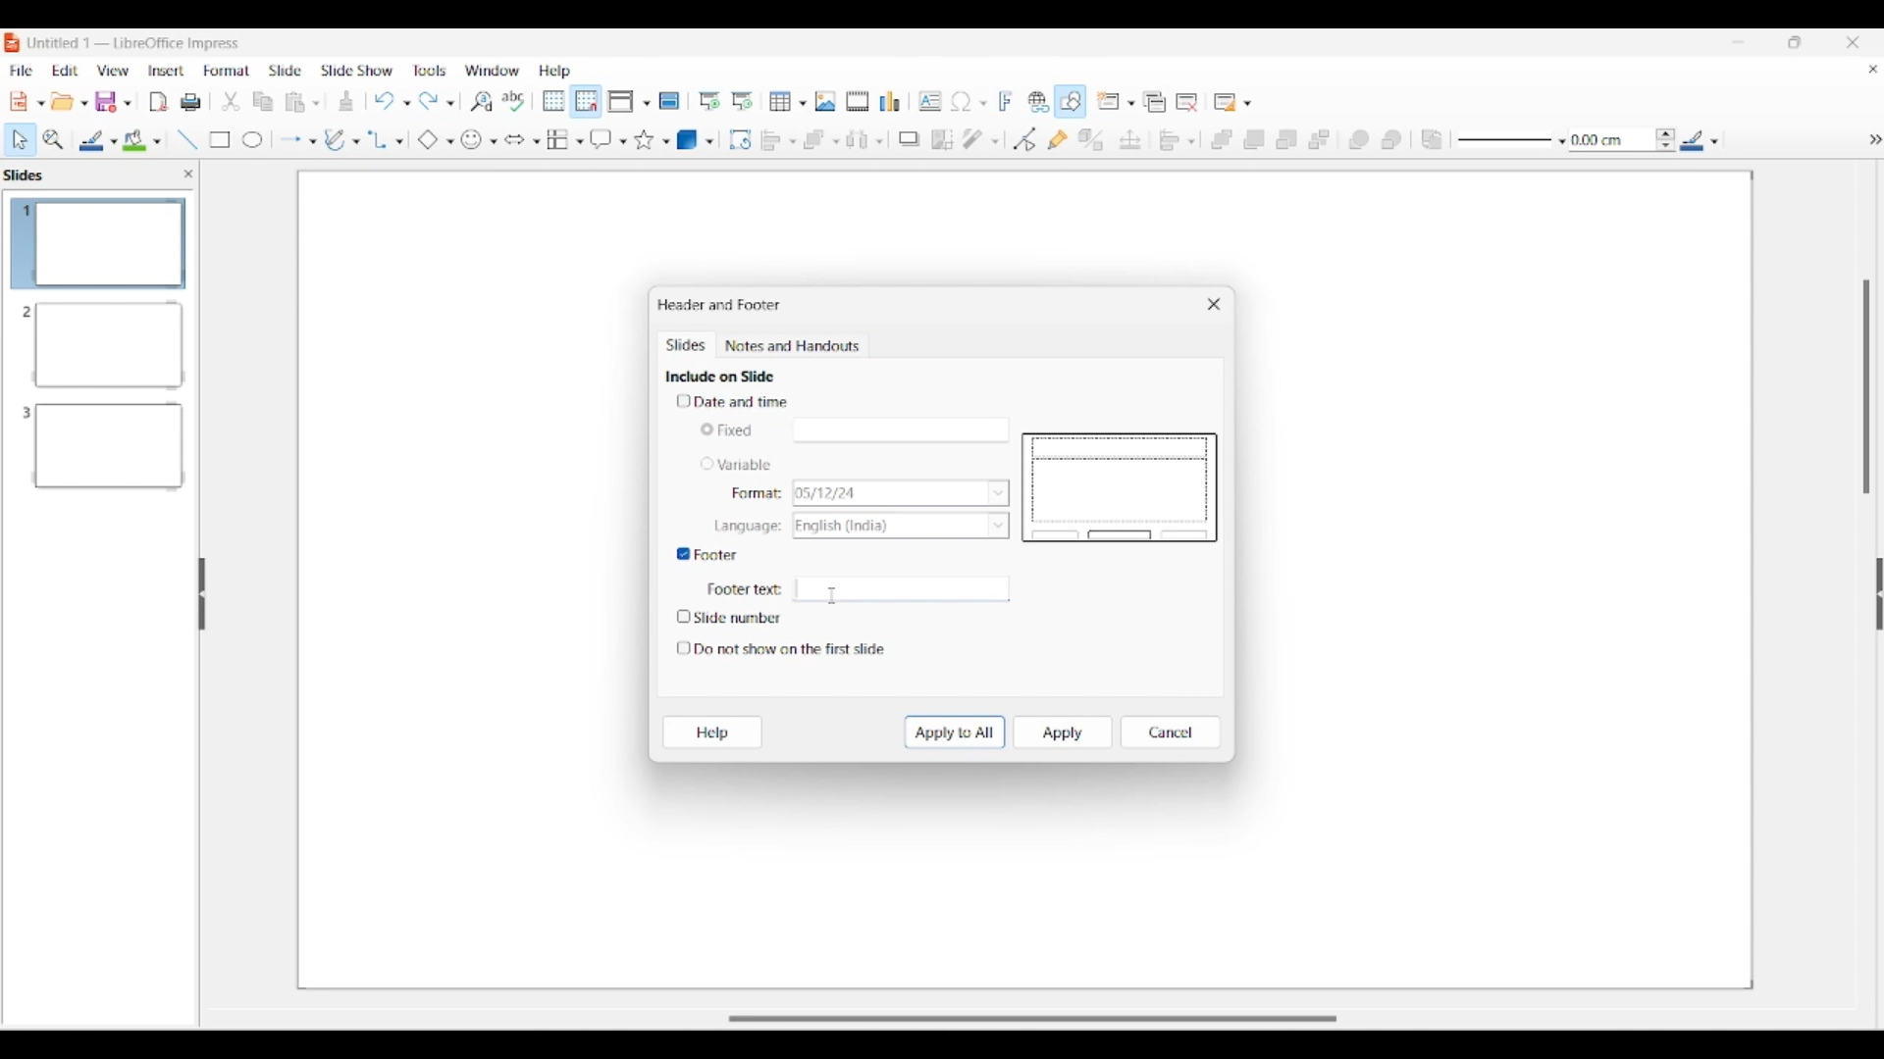 Image resolution: width=1884 pixels, height=1059 pixels. Describe the element at coordinates (1700, 139) in the screenshot. I see `Line color options` at that location.